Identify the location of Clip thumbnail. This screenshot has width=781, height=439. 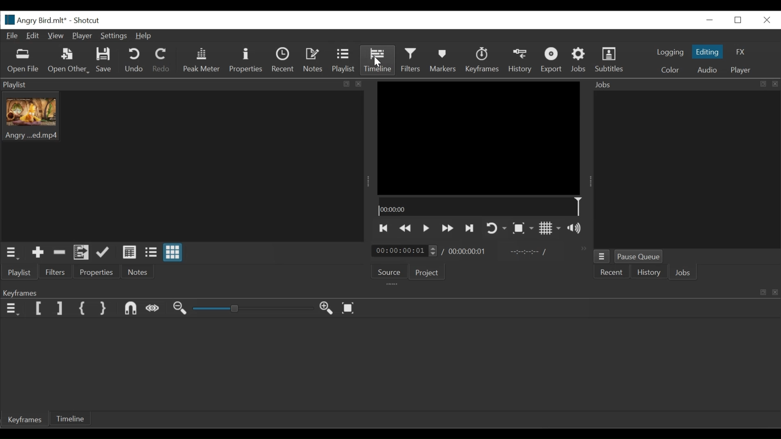
(182, 166).